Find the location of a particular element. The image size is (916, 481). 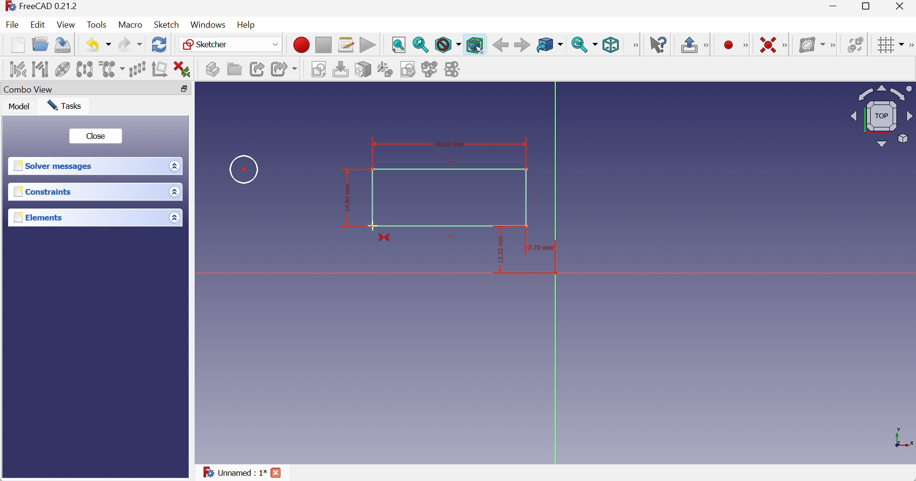

Edit sketch is located at coordinates (342, 70).